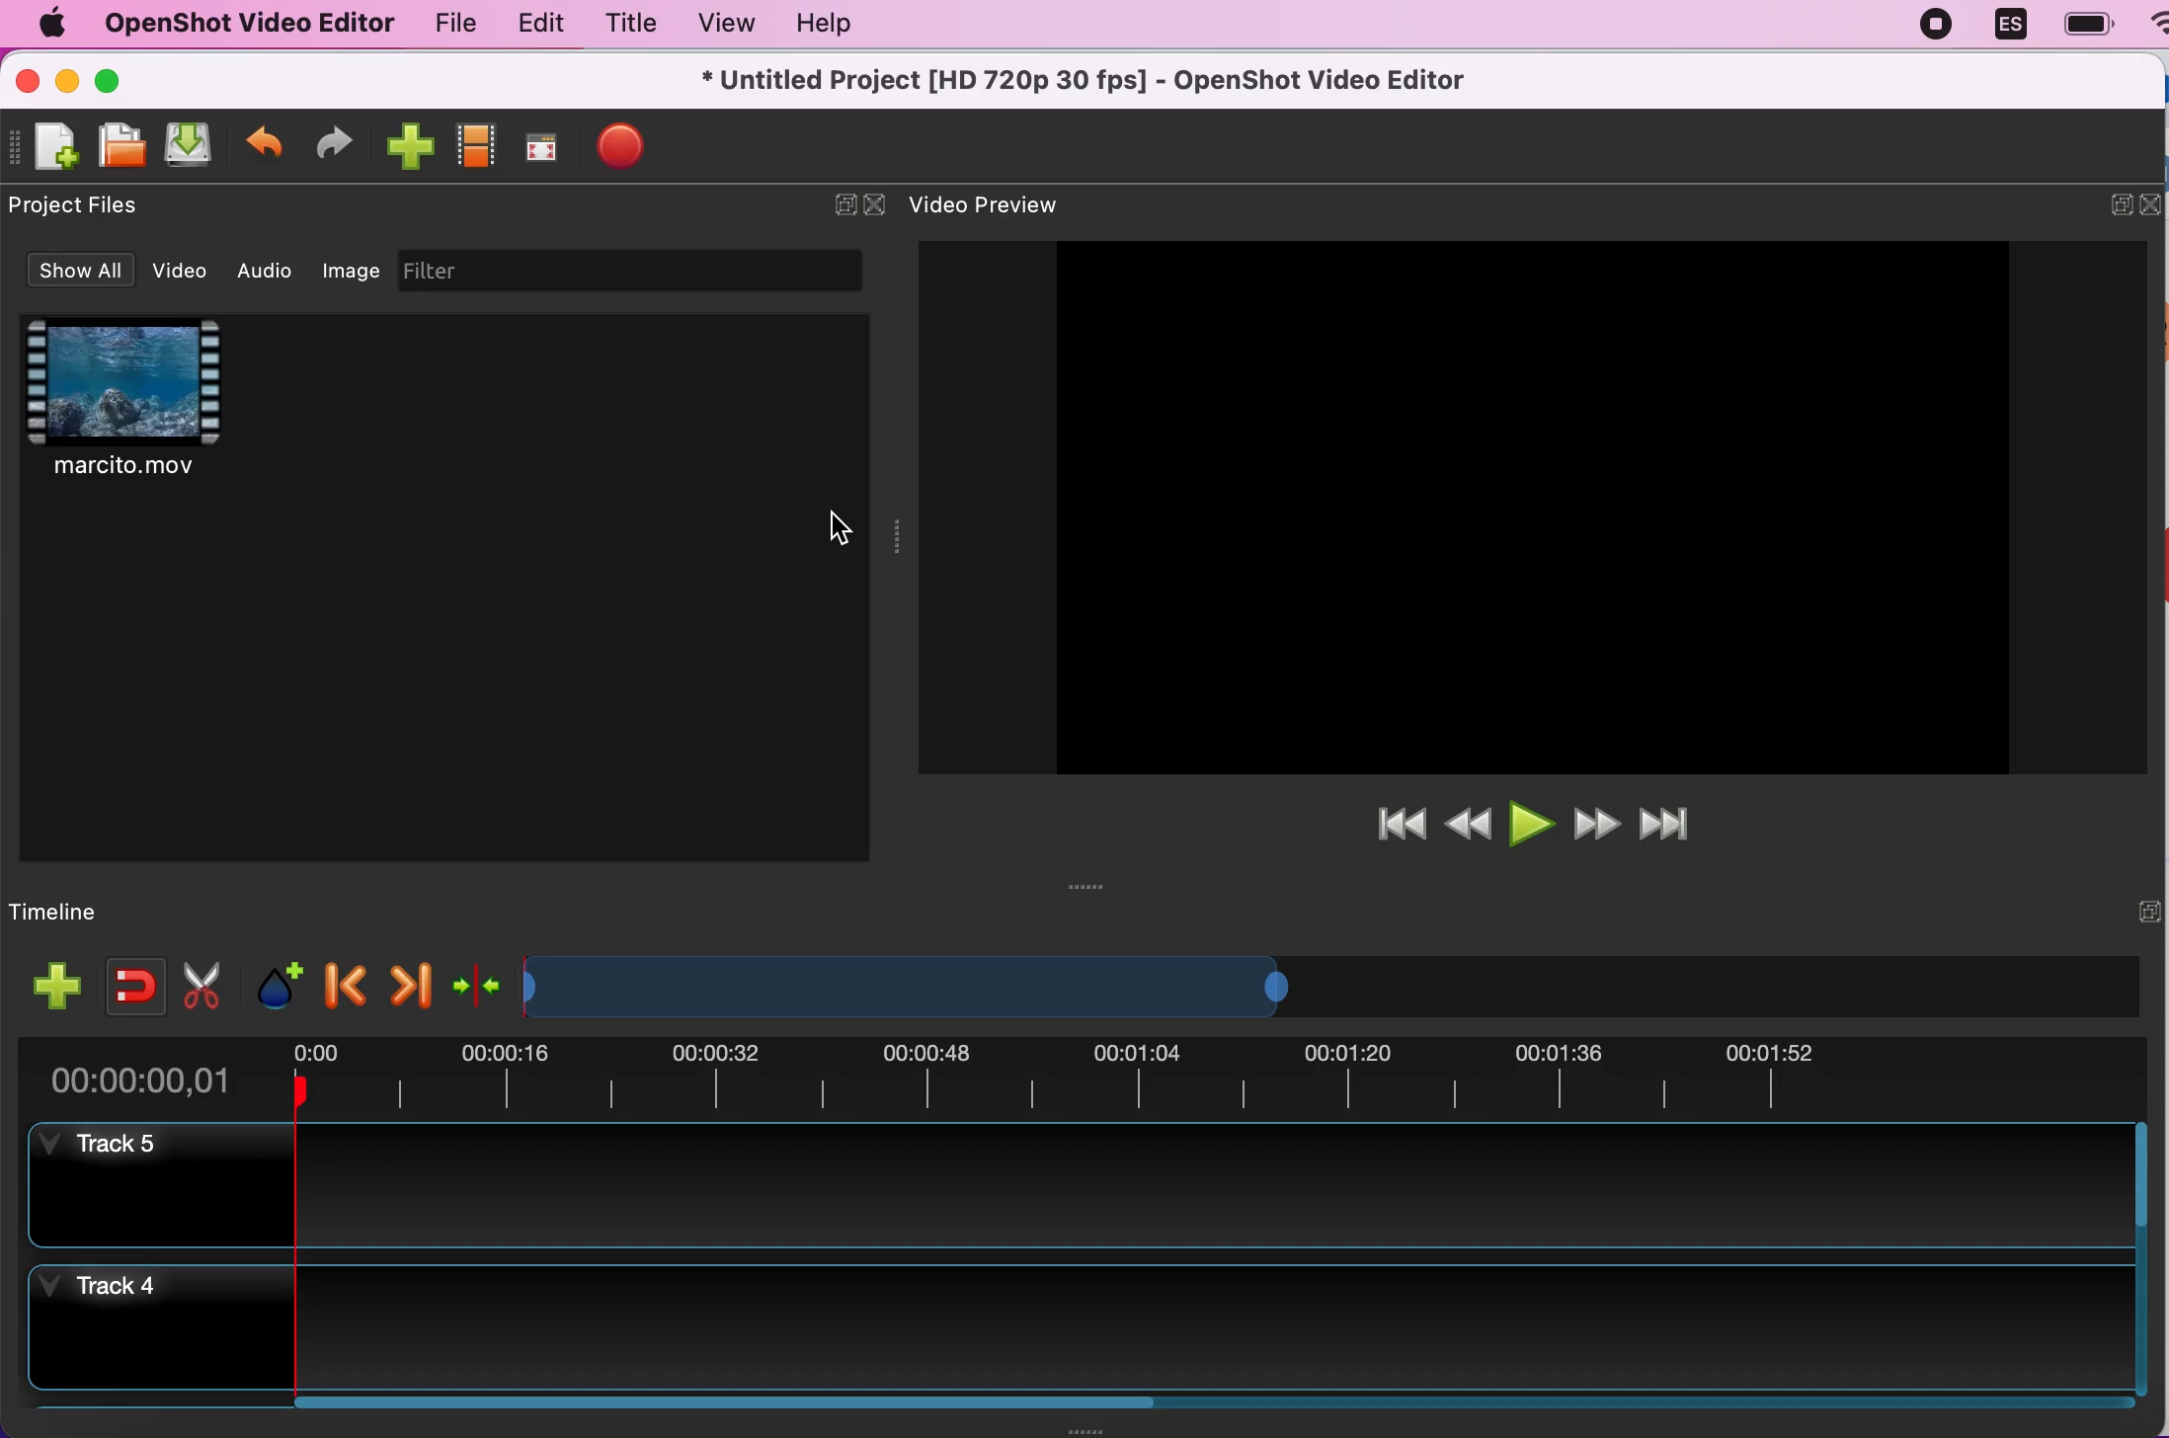 The width and height of the screenshot is (2169, 1438). Describe the element at coordinates (1078, 1328) in the screenshot. I see `track 4` at that location.